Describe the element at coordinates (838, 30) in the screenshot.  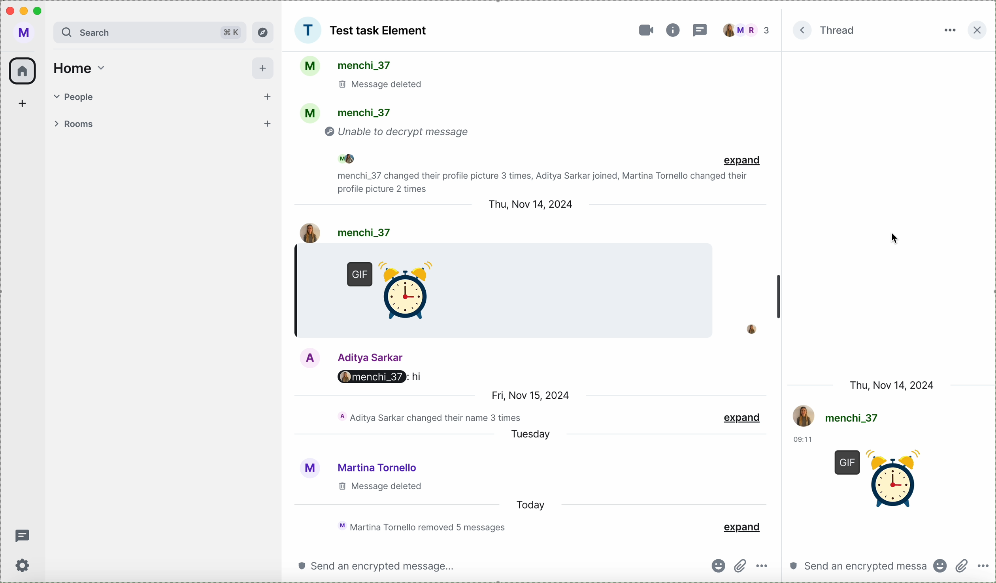
I see `thread` at that location.